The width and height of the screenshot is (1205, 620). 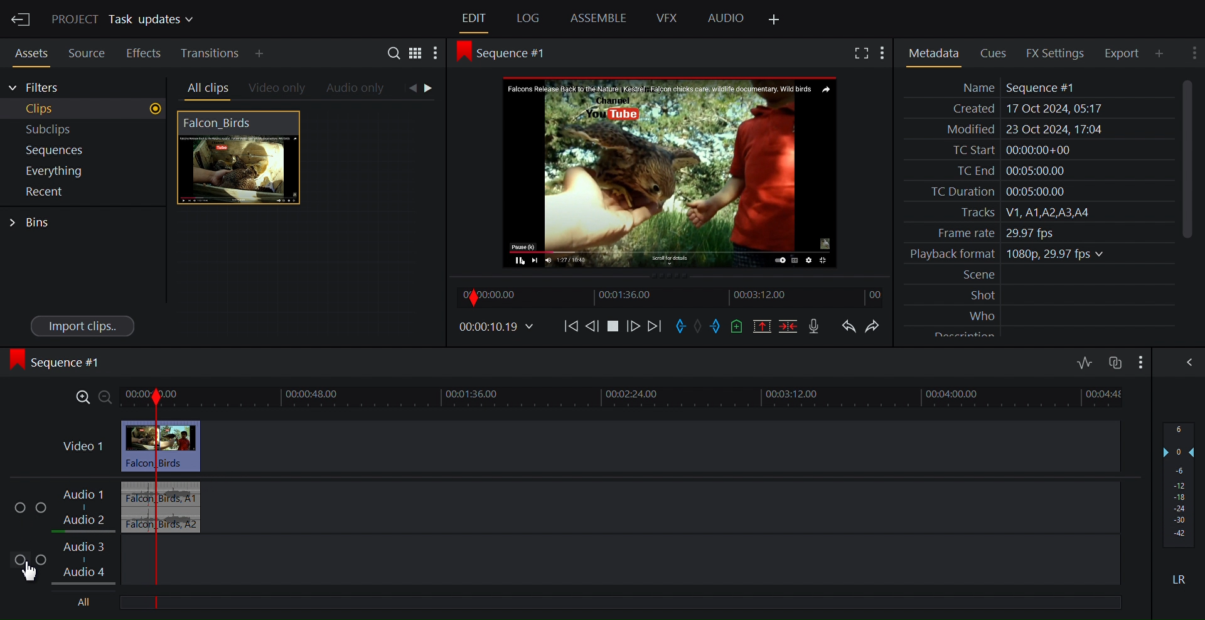 I want to click on (un)mute, so click(x=21, y=560).